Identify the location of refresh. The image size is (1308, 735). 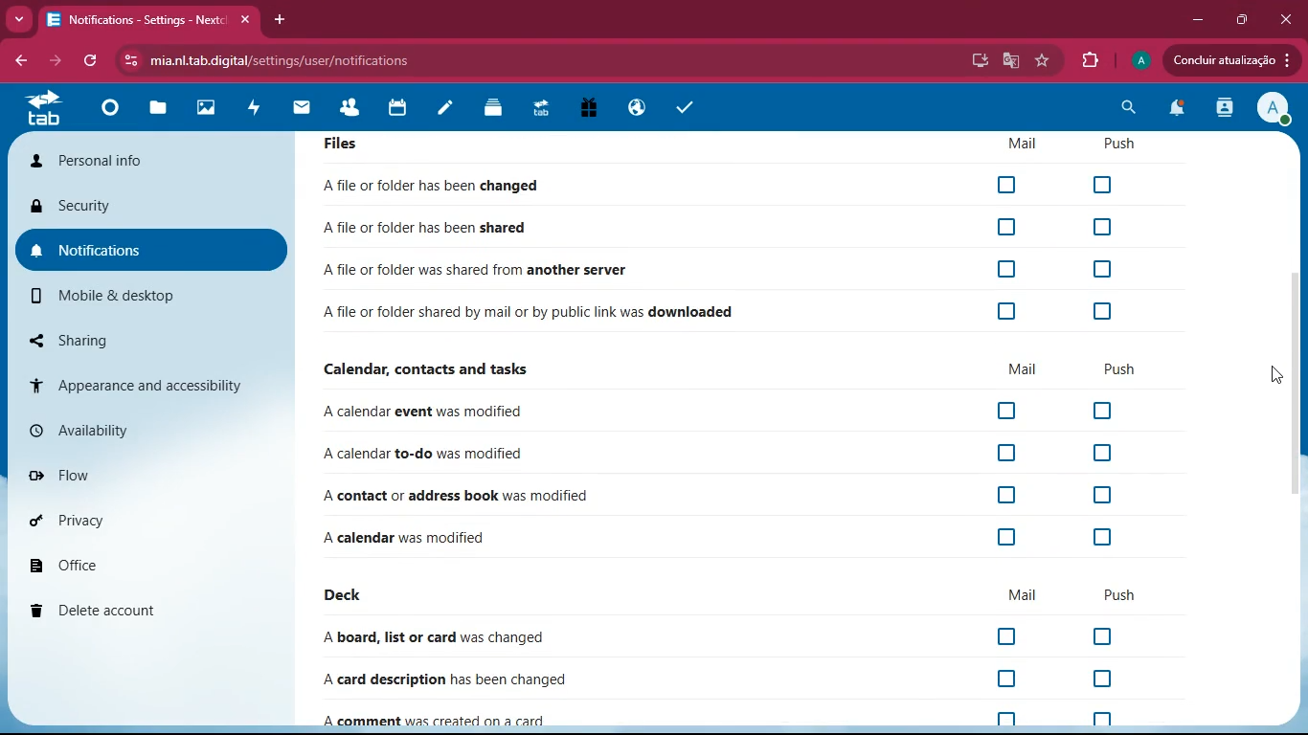
(94, 61).